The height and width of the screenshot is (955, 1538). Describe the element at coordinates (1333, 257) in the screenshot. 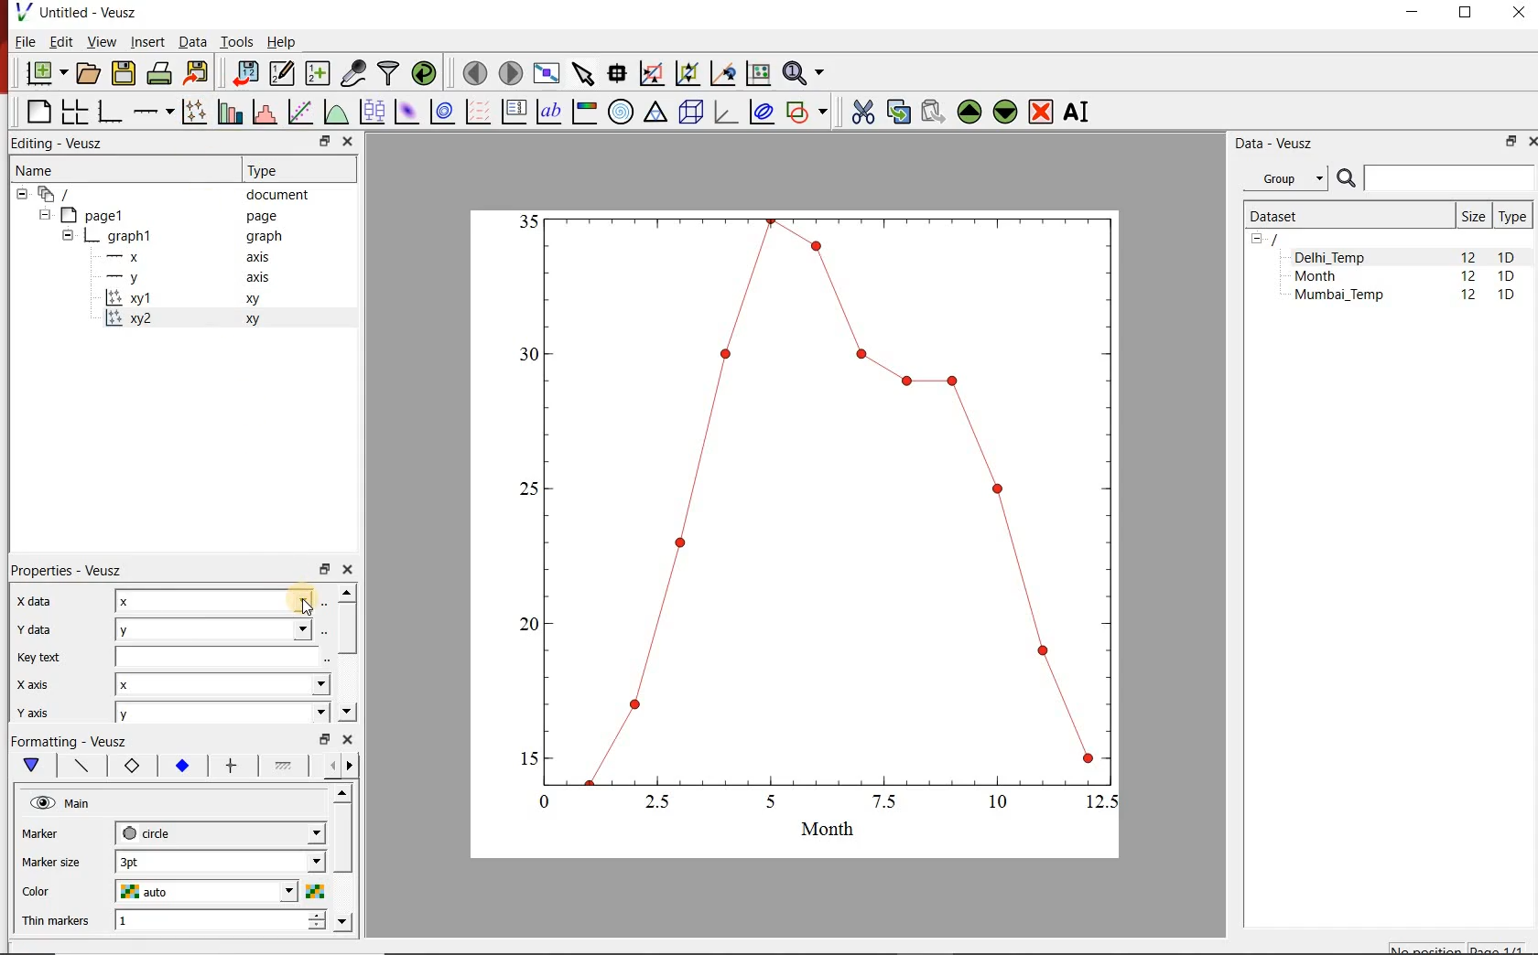

I see `Delhi_Temp` at that location.